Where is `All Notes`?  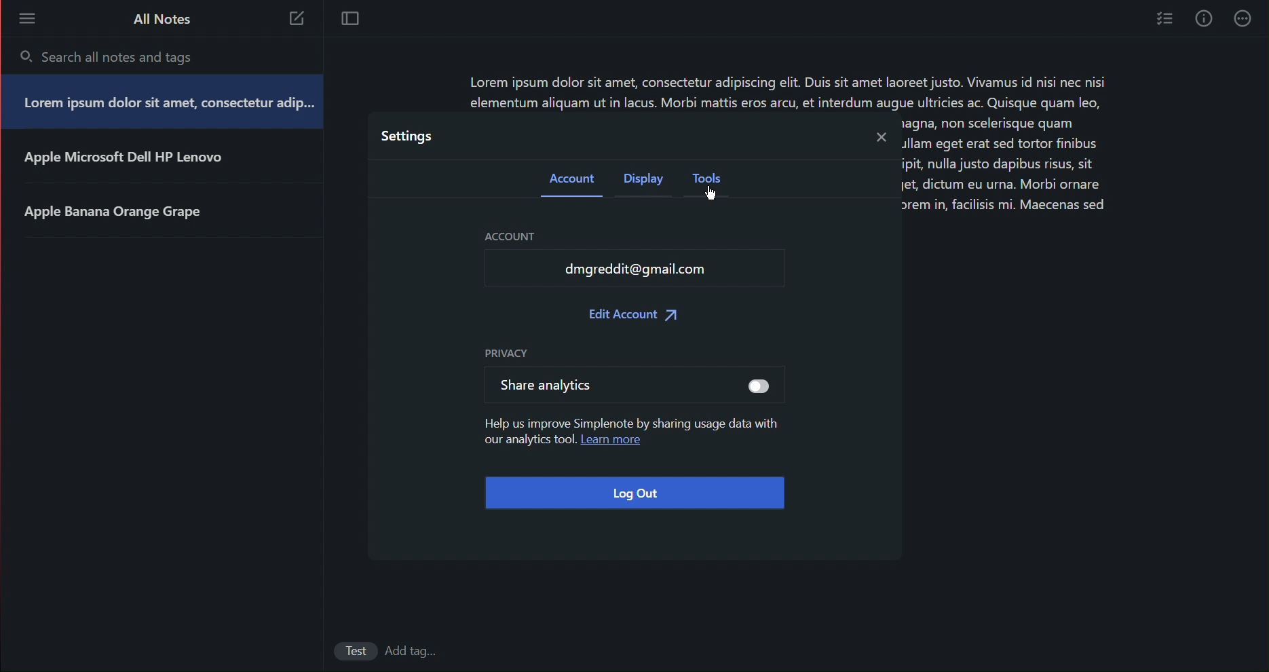
All Notes is located at coordinates (159, 20).